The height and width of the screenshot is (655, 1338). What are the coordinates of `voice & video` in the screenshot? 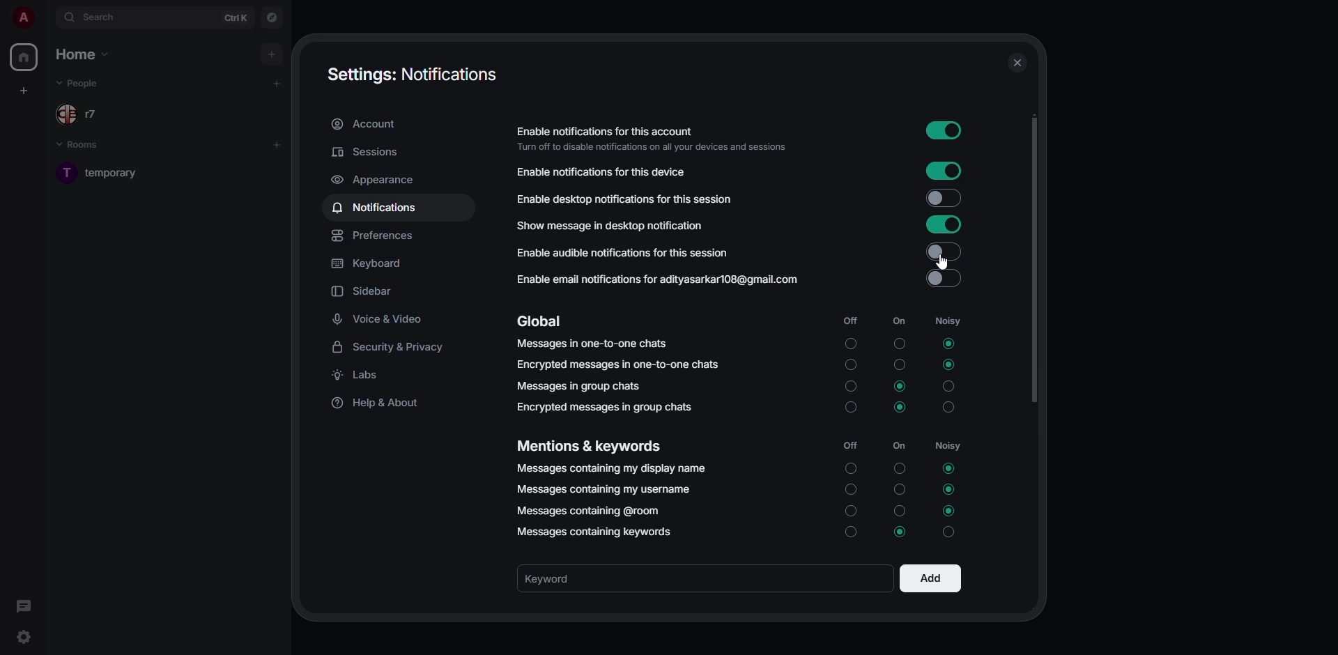 It's located at (385, 320).